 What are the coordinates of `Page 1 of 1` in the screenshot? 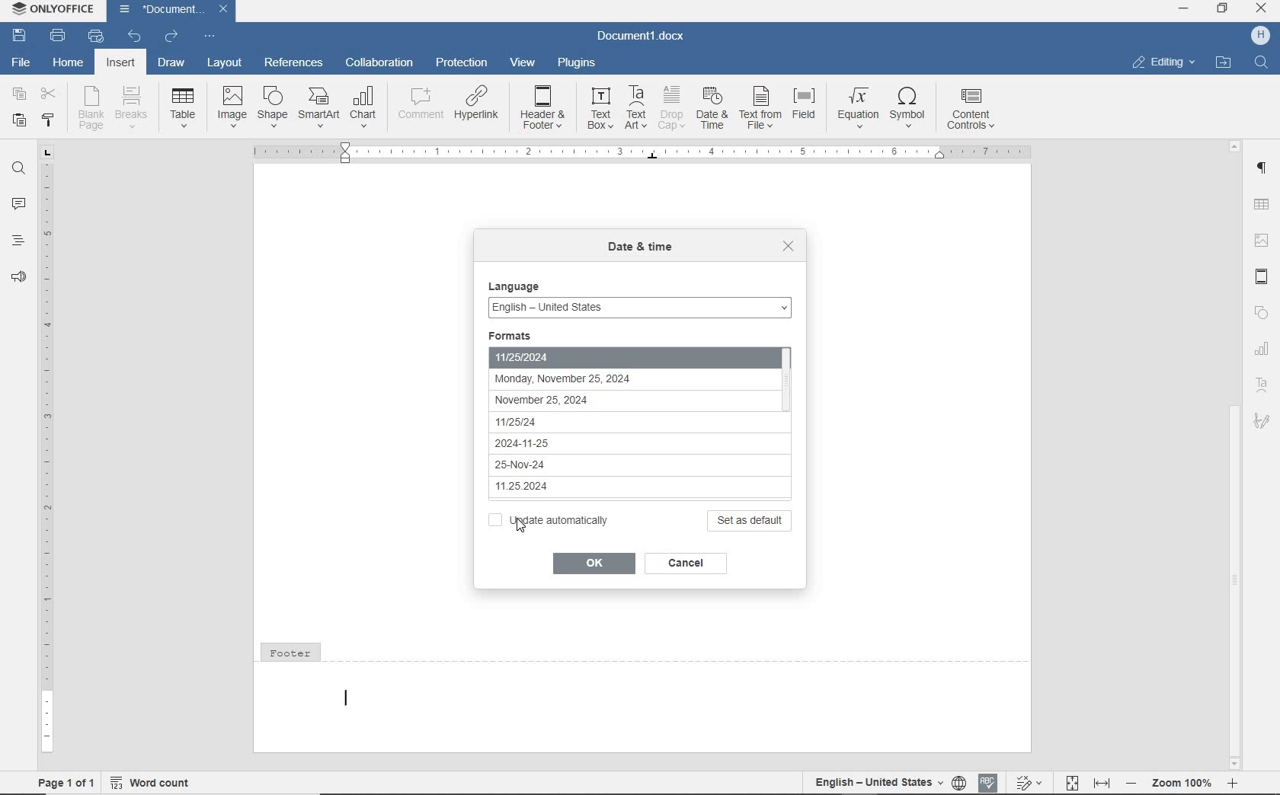 It's located at (60, 782).